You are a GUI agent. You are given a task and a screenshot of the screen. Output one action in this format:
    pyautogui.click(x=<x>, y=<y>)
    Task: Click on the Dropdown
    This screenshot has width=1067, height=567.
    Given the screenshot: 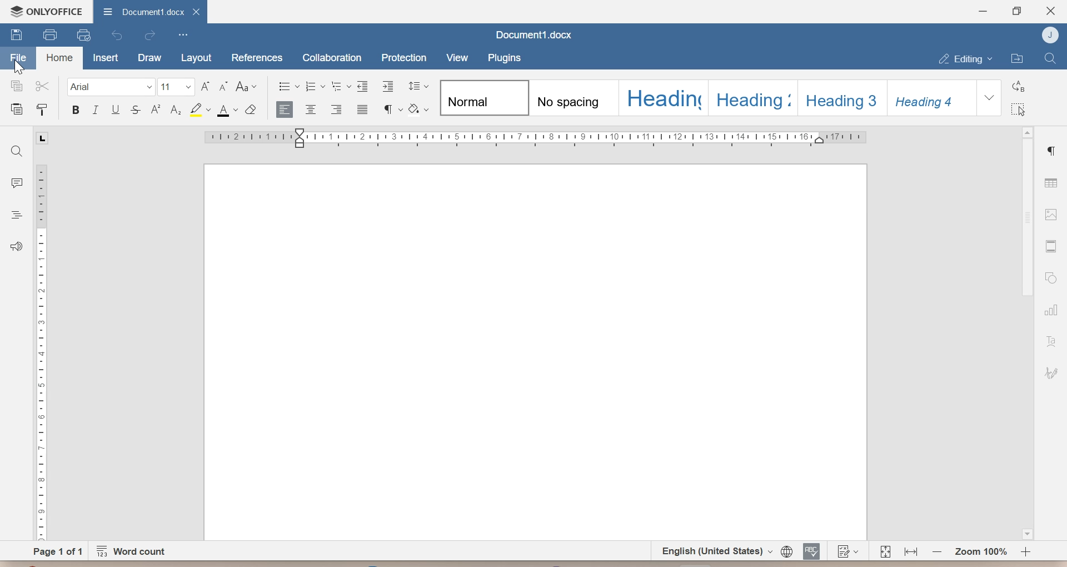 What is the action you would take?
    pyautogui.click(x=989, y=98)
    